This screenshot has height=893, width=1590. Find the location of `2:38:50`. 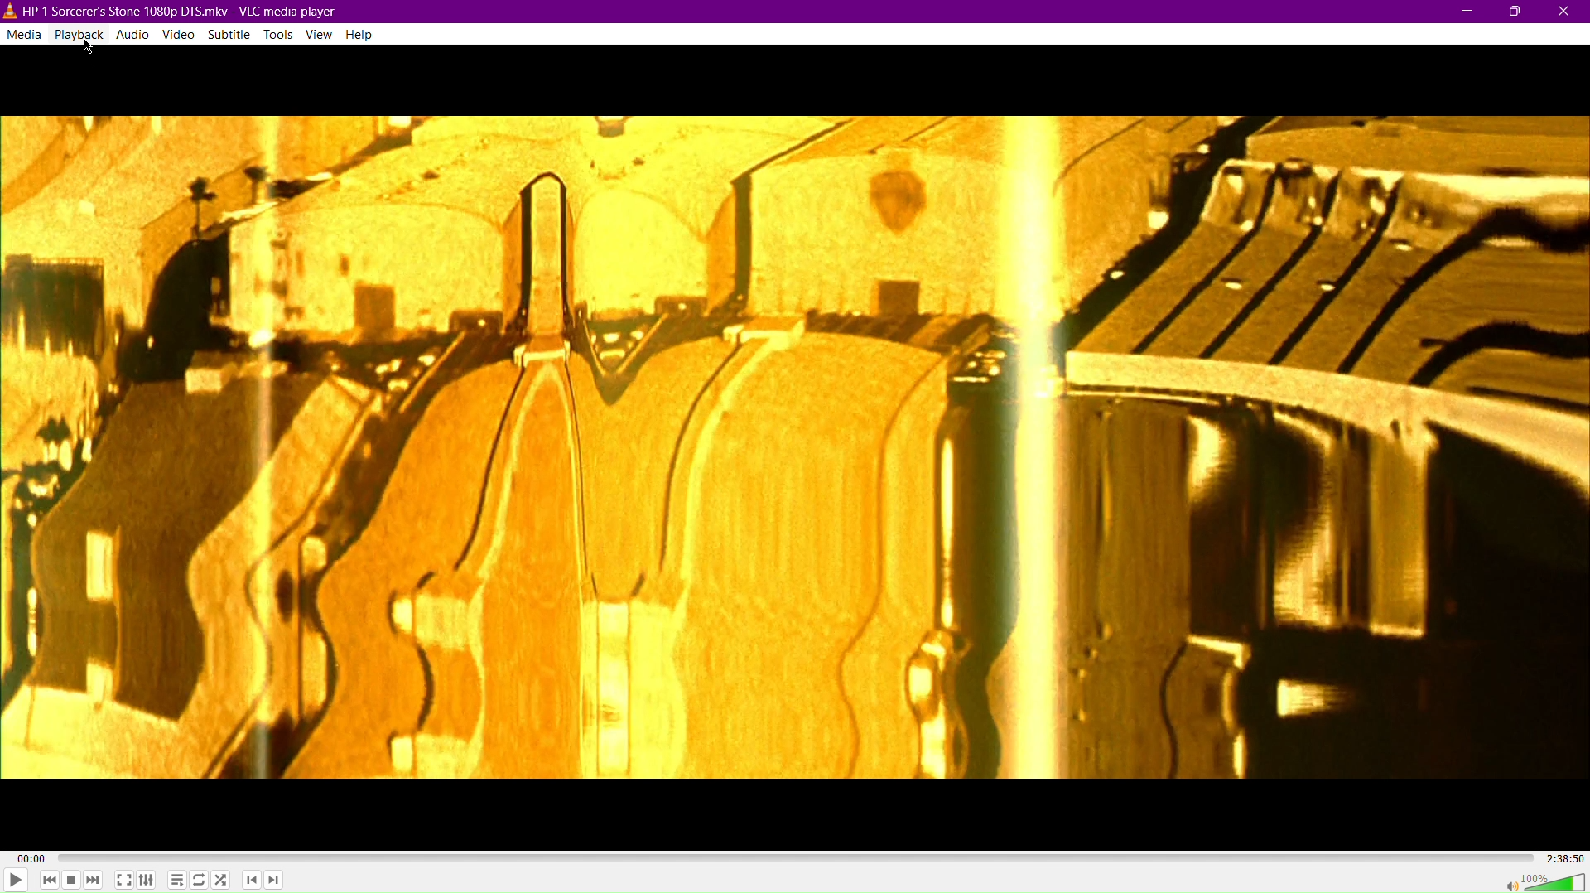

2:38:50 is located at coordinates (1560, 857).